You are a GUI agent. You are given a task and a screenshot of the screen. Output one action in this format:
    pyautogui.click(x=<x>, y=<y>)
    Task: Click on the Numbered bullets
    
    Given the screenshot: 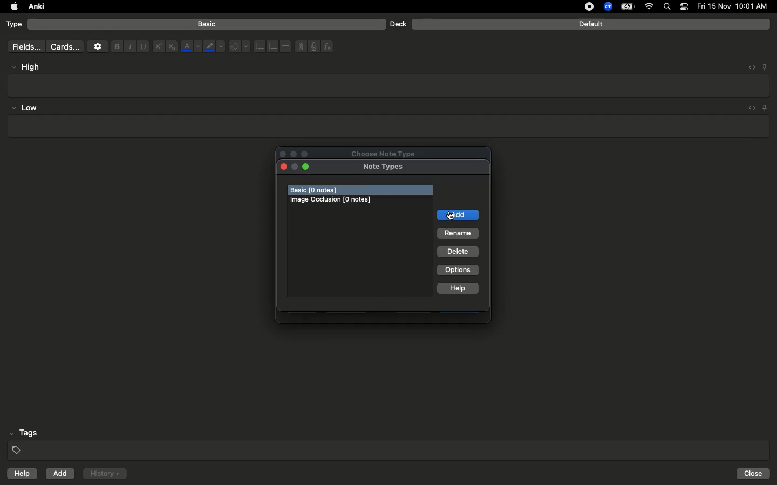 What is the action you would take?
    pyautogui.click(x=273, y=46)
    